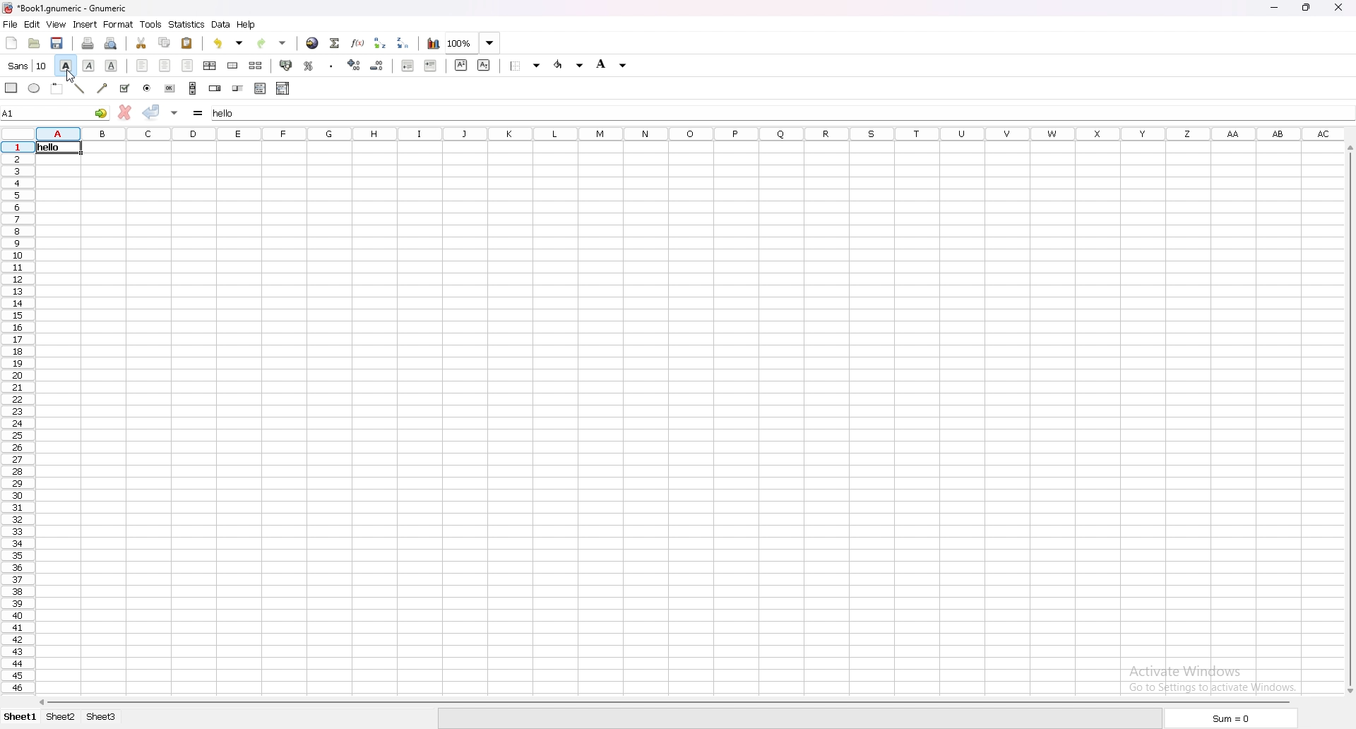 The height and width of the screenshot is (729, 1356). I want to click on list, so click(261, 88).